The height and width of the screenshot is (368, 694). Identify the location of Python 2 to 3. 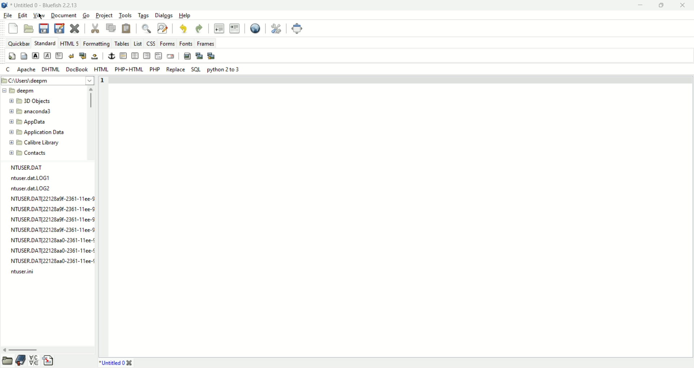
(224, 69).